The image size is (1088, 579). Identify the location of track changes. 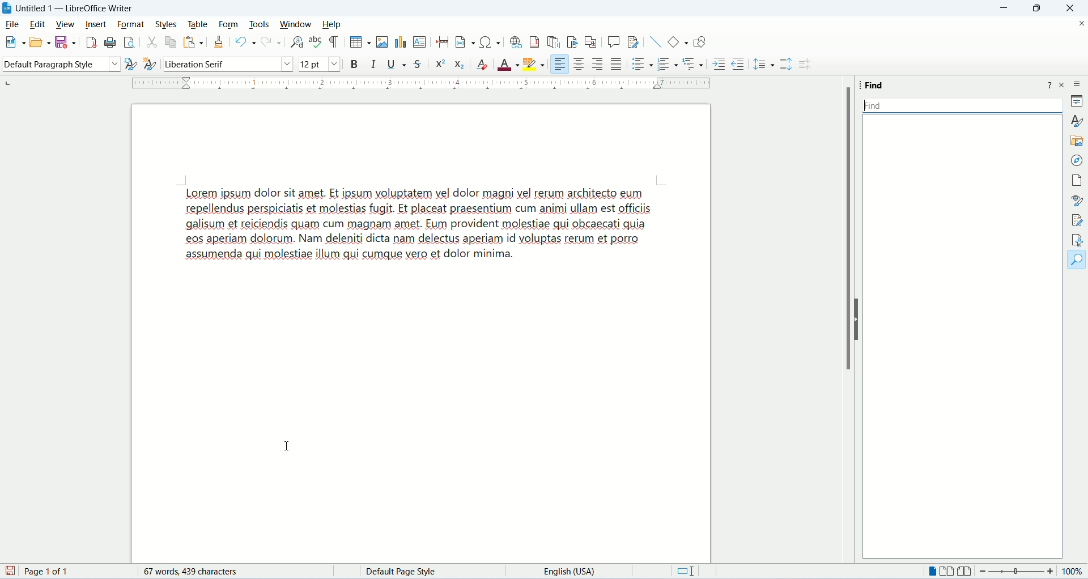
(635, 42).